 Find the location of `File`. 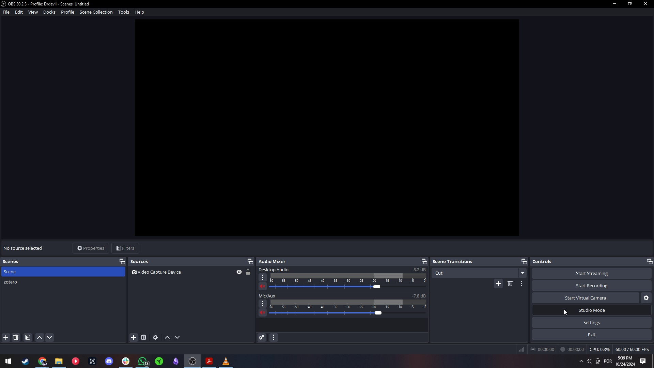

File is located at coordinates (6, 12).